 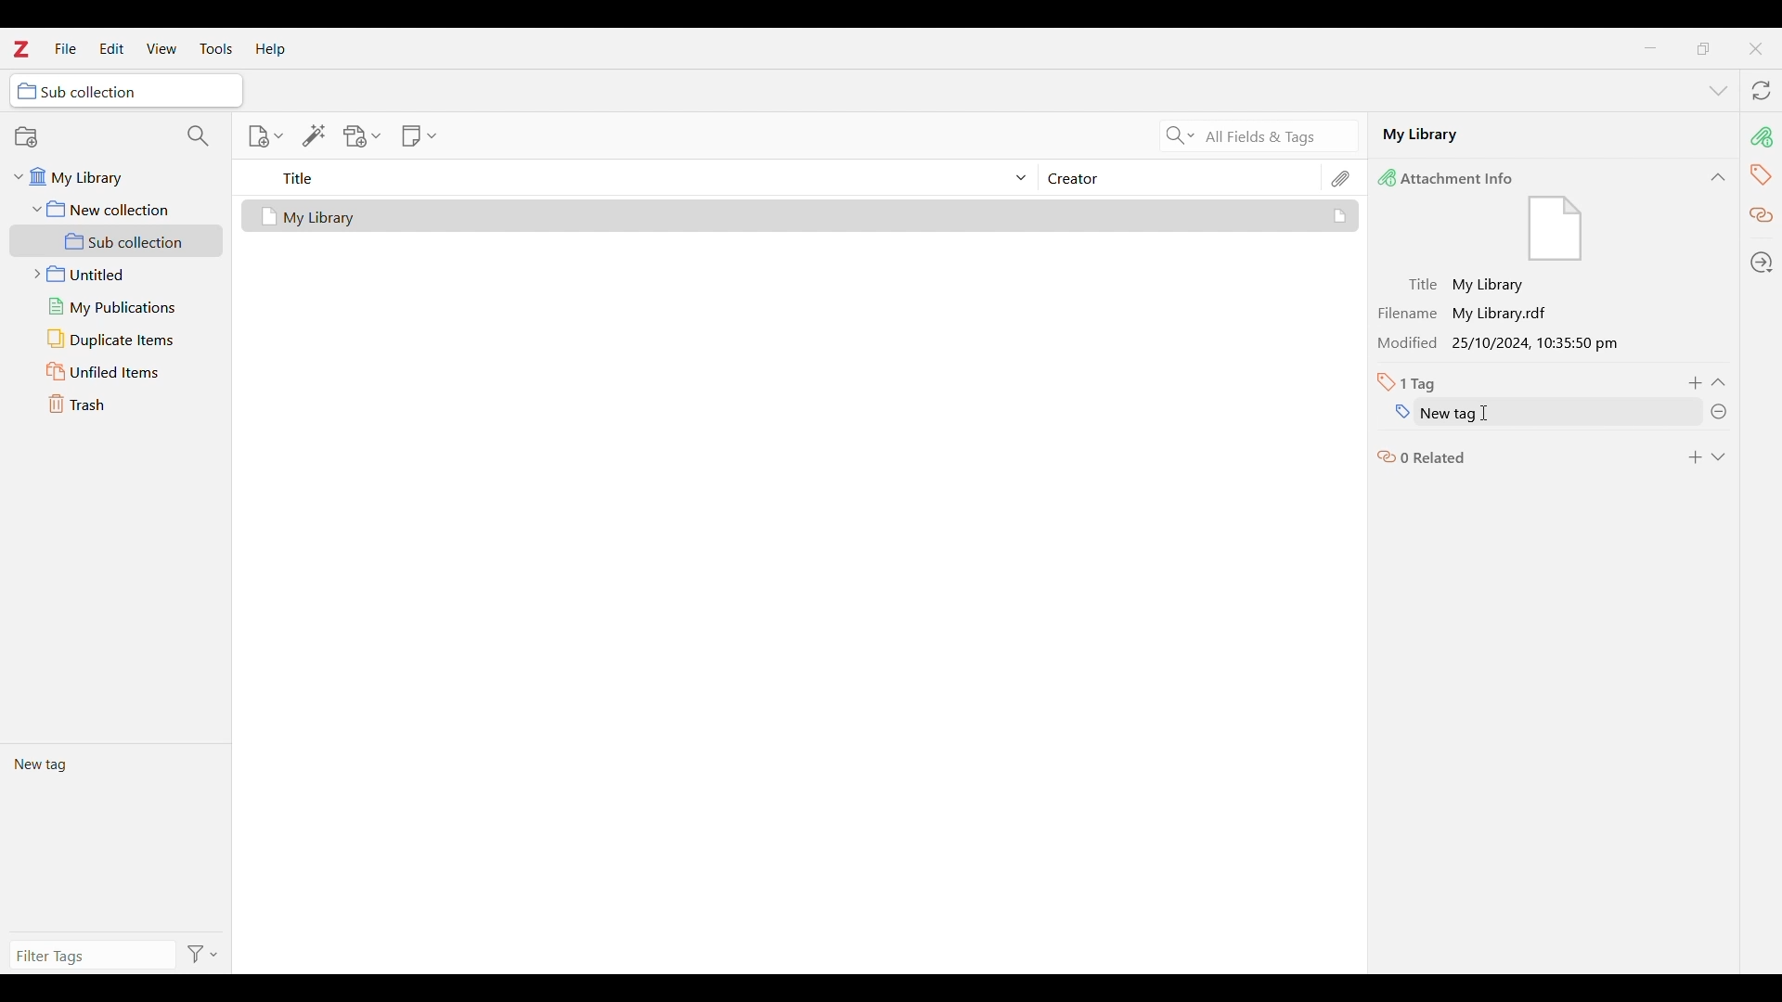 I want to click on Locate, so click(x=1762, y=263).